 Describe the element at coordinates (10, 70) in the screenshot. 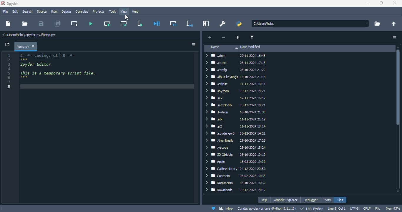

I see `line numbers` at that location.